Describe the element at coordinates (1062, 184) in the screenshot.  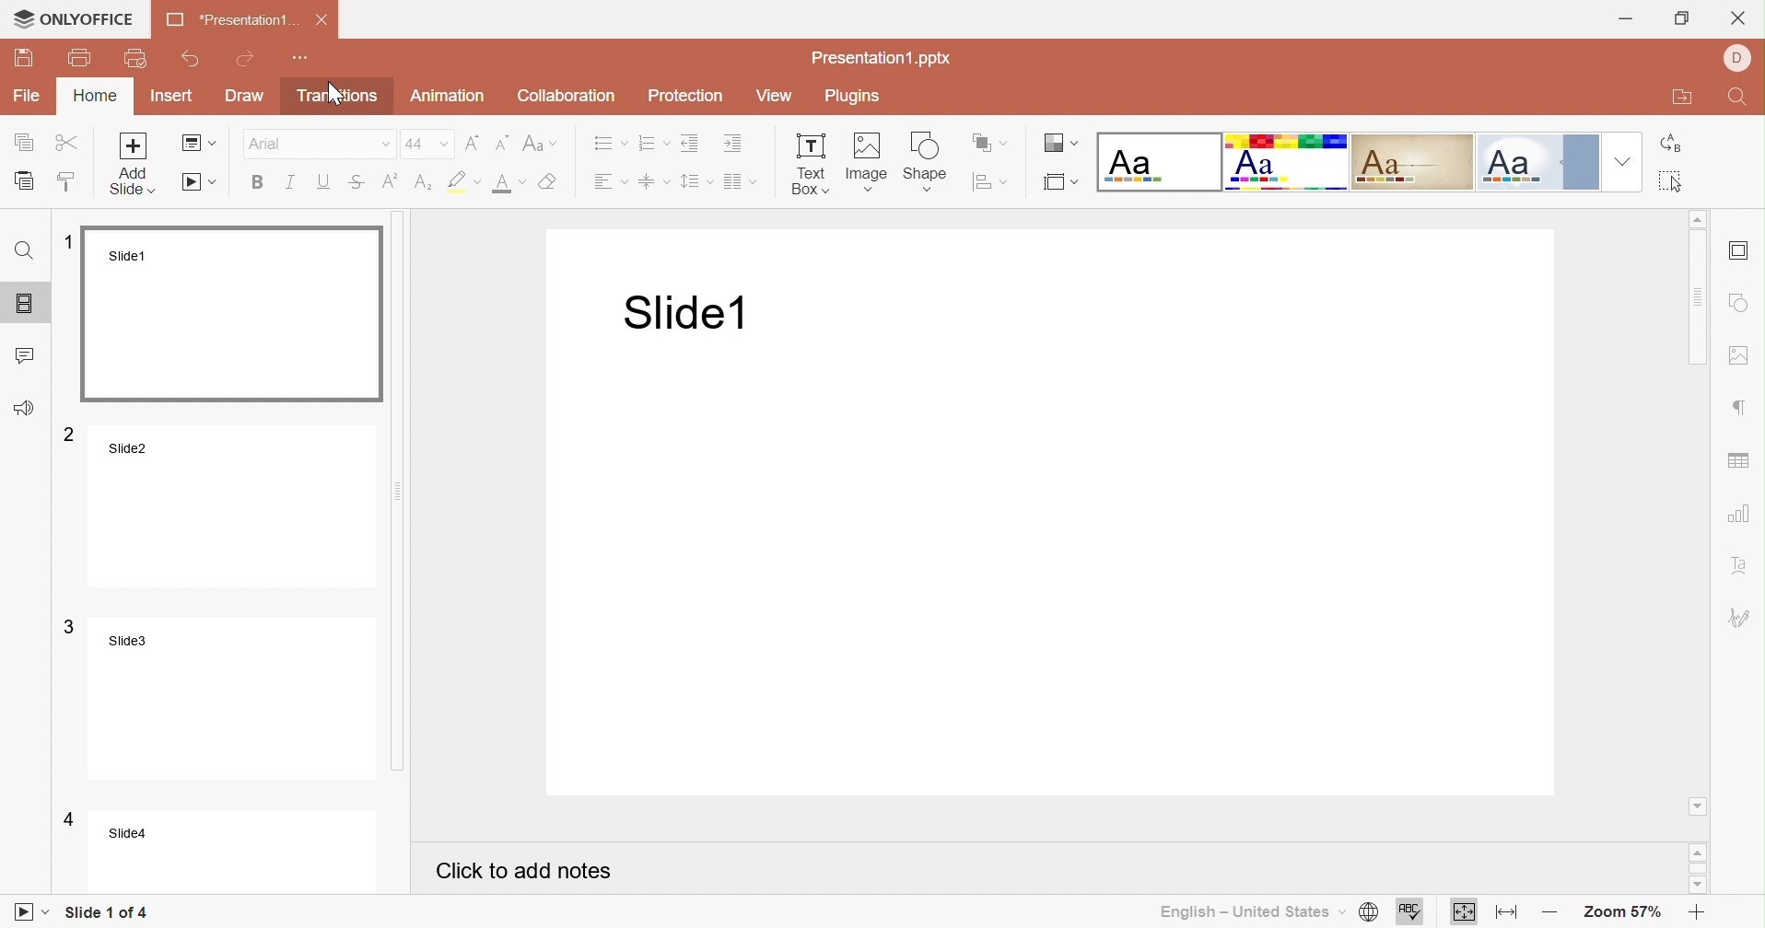
I see `Align Shape` at that location.